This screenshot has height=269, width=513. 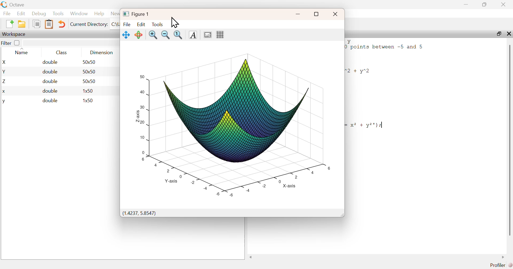 I want to click on double, so click(x=50, y=72).